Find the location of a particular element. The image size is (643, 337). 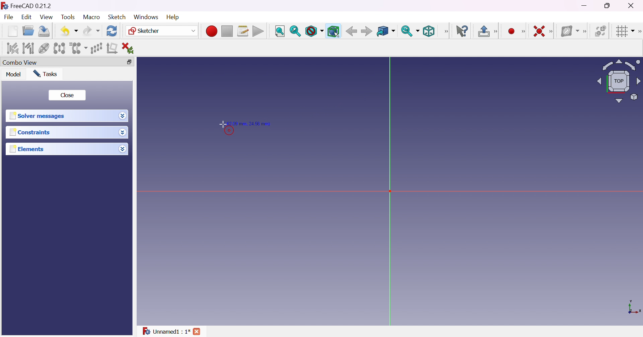

[Sketcher constraints] is located at coordinates (553, 32).